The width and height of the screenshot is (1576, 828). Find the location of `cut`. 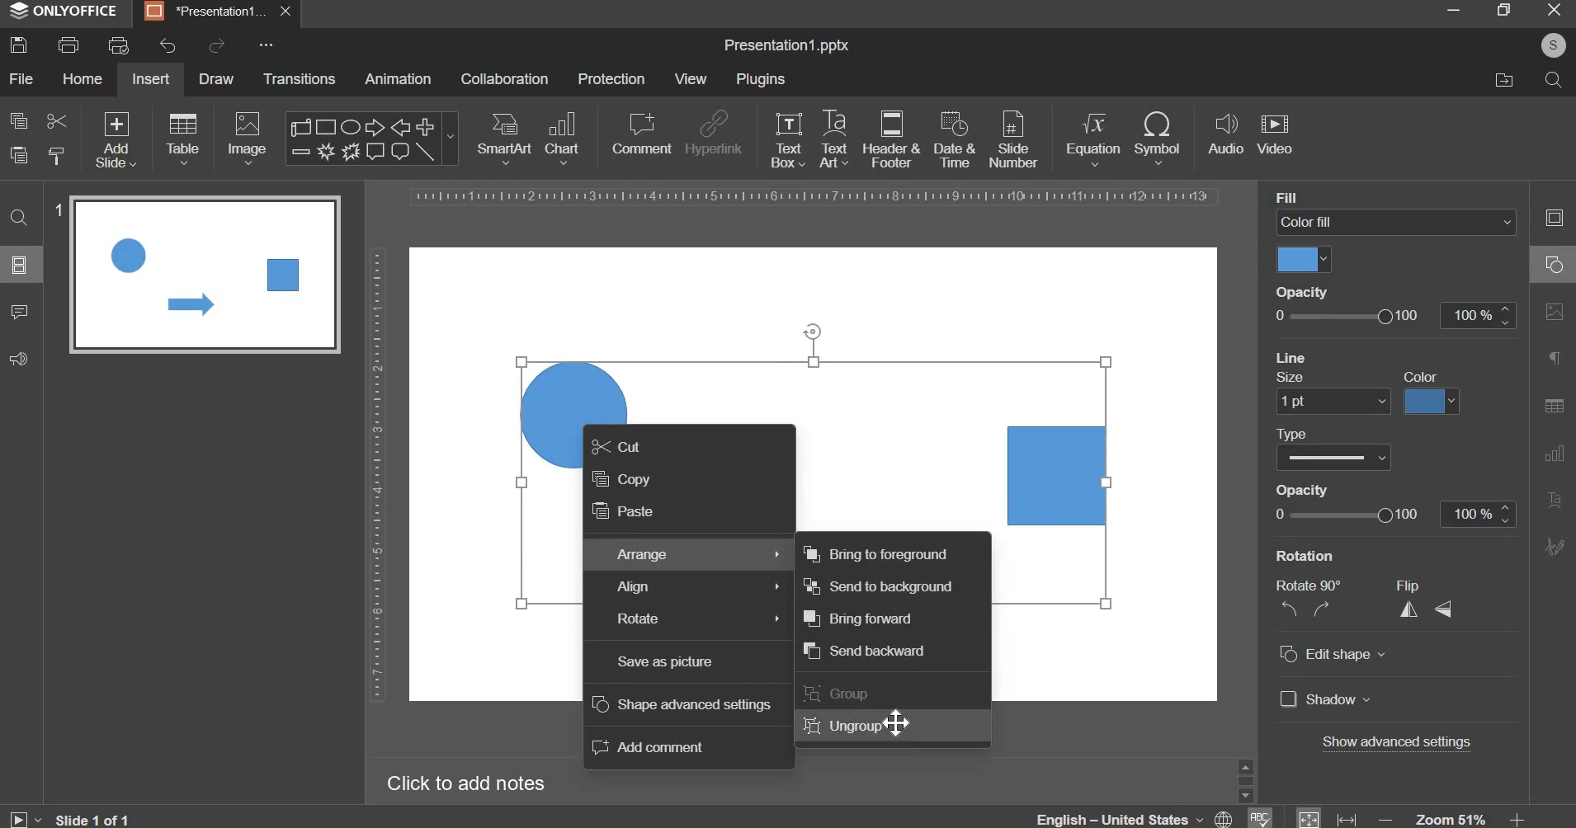

cut is located at coordinates (55, 120).